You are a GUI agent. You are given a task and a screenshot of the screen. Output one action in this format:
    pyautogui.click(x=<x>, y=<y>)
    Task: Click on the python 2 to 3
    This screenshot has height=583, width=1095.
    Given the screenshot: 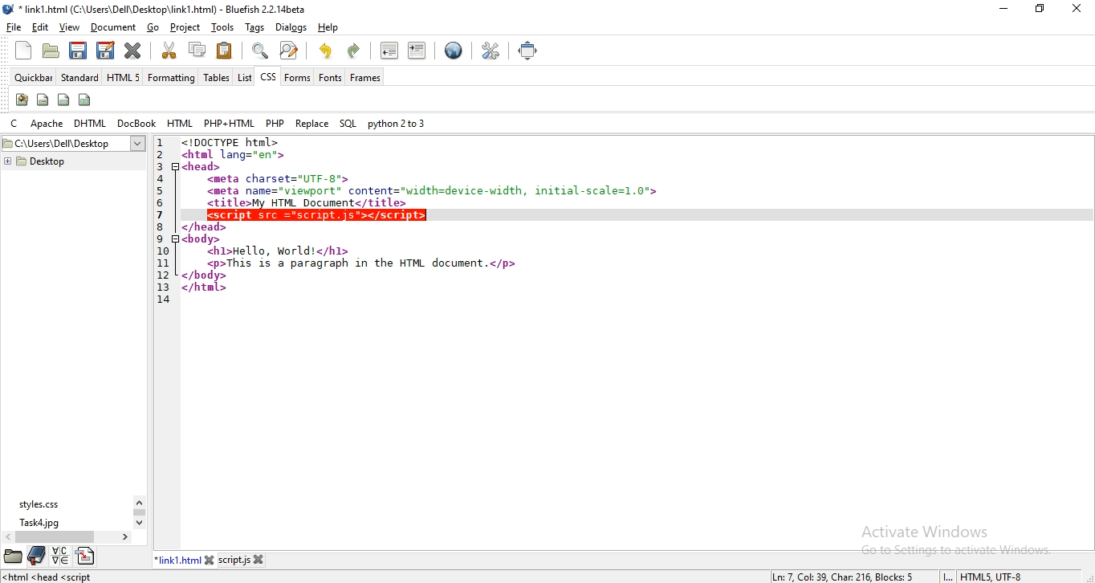 What is the action you would take?
    pyautogui.click(x=397, y=123)
    